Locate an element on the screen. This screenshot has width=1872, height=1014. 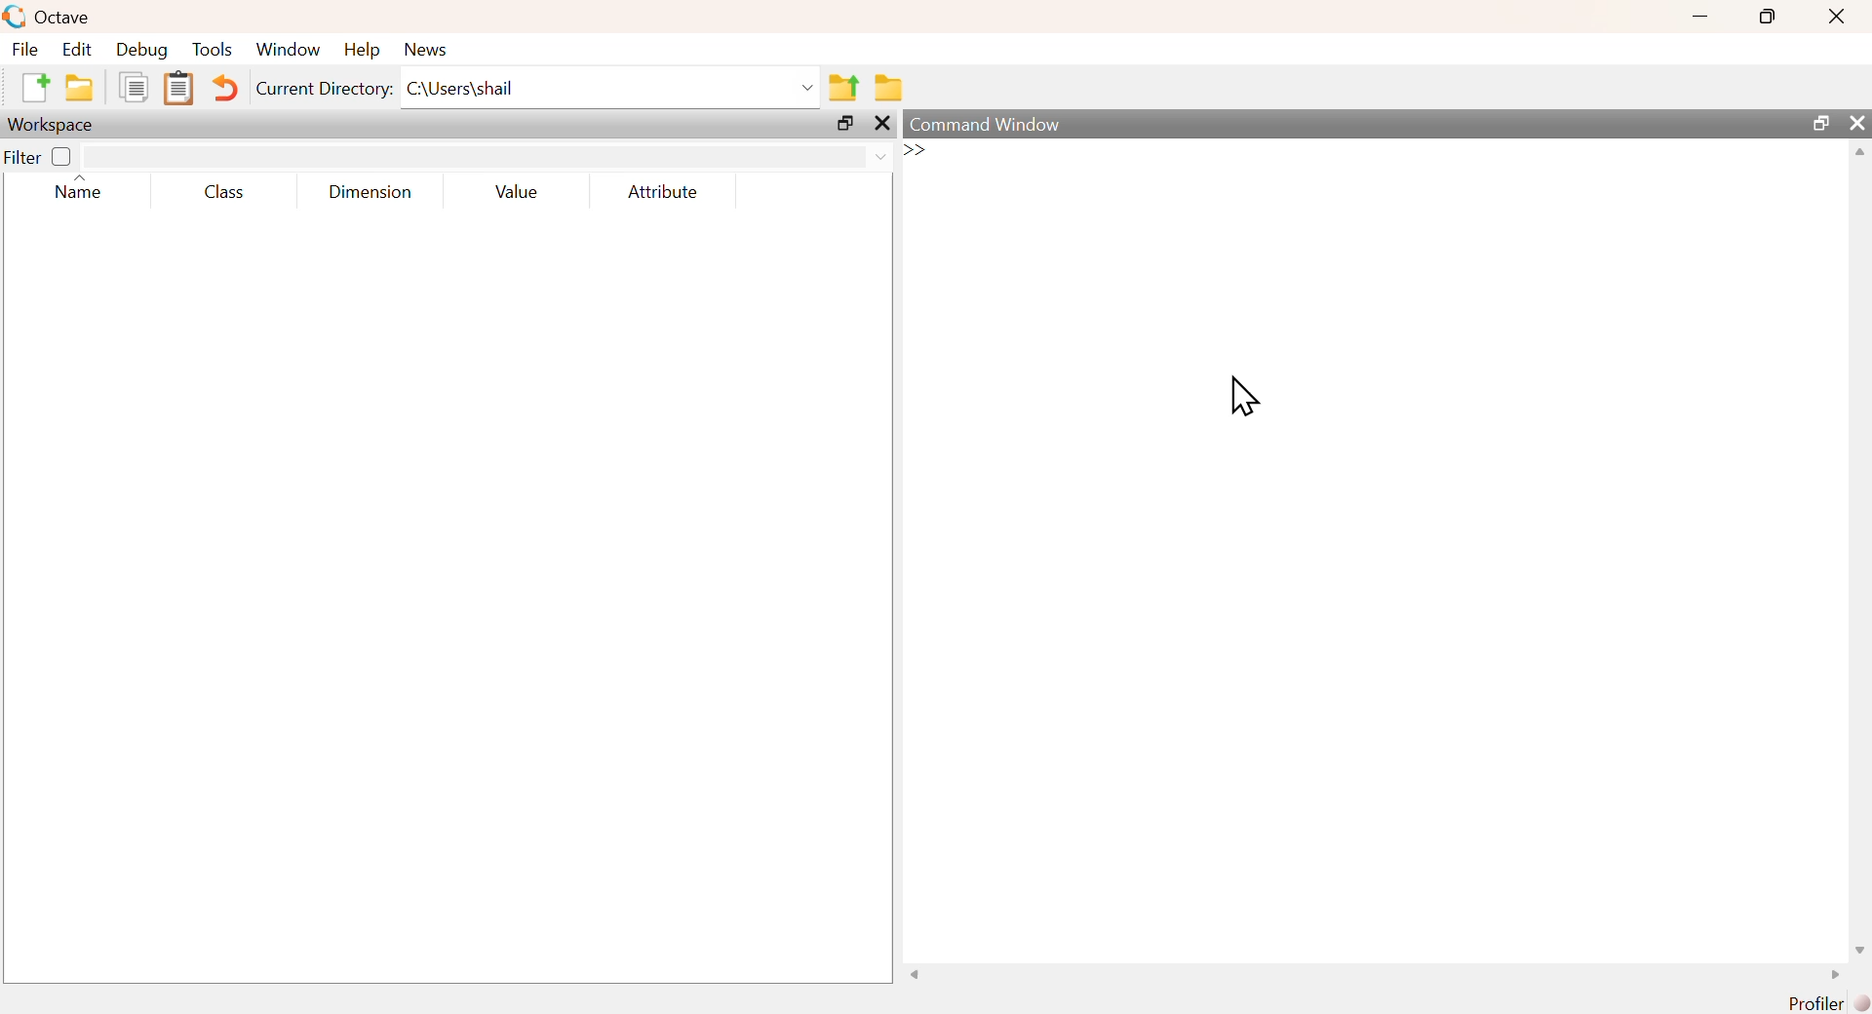
cursor is located at coordinates (1242, 395).